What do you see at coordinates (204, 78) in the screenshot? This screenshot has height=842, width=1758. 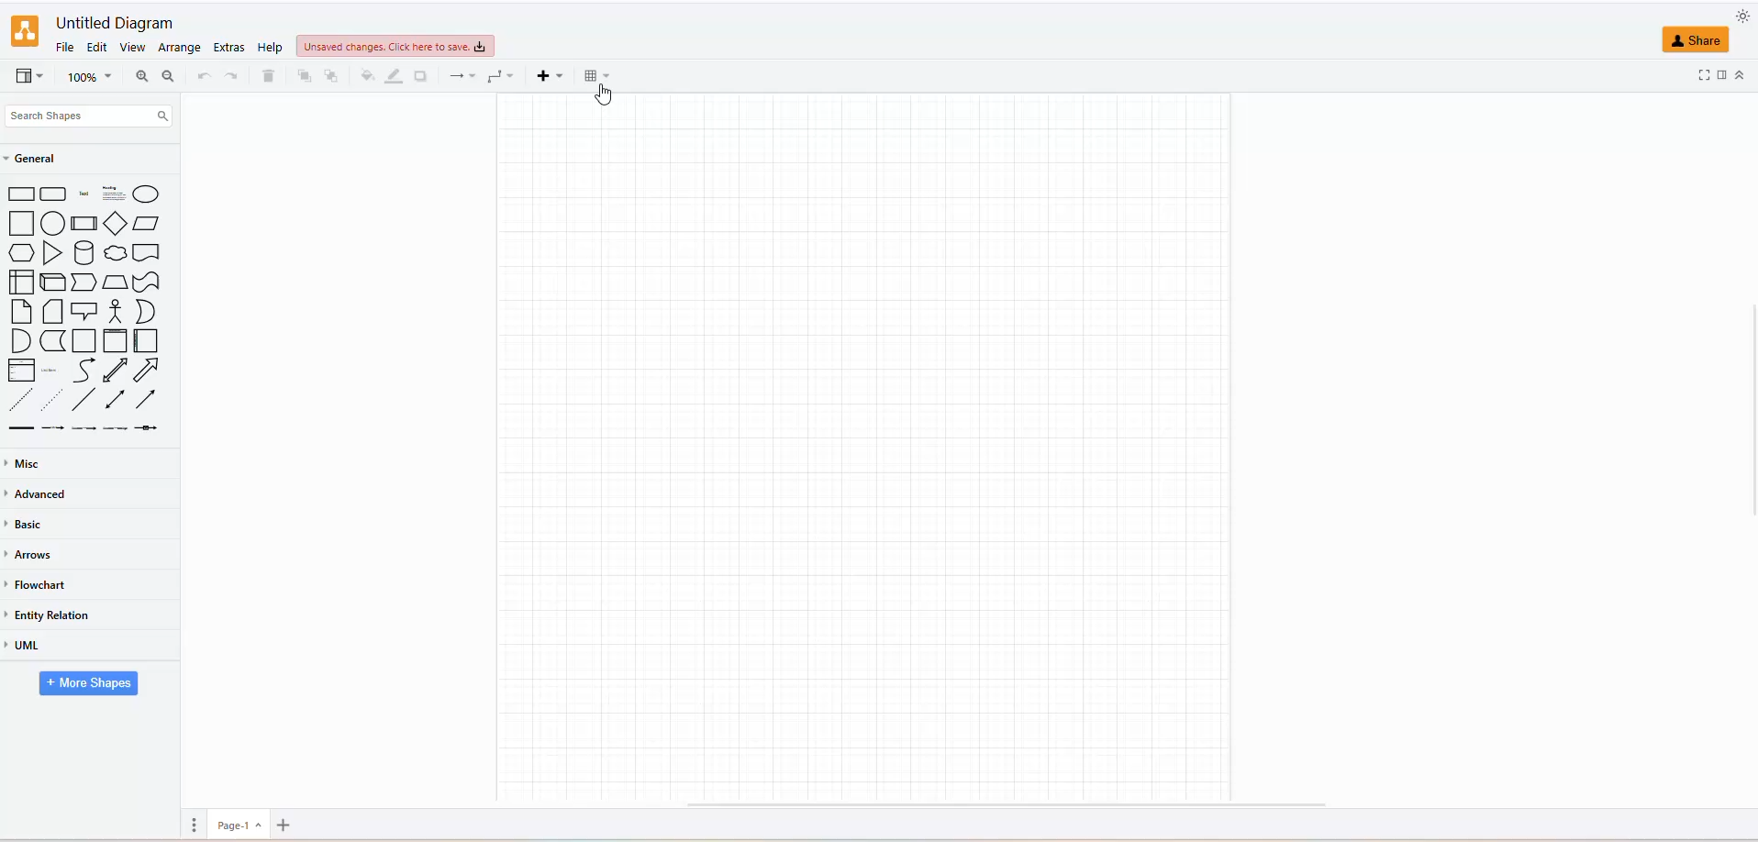 I see `undo` at bounding box center [204, 78].